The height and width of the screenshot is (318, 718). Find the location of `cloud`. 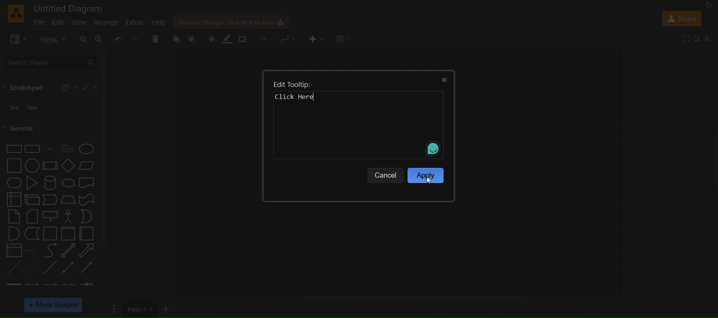

cloud is located at coordinates (68, 183).